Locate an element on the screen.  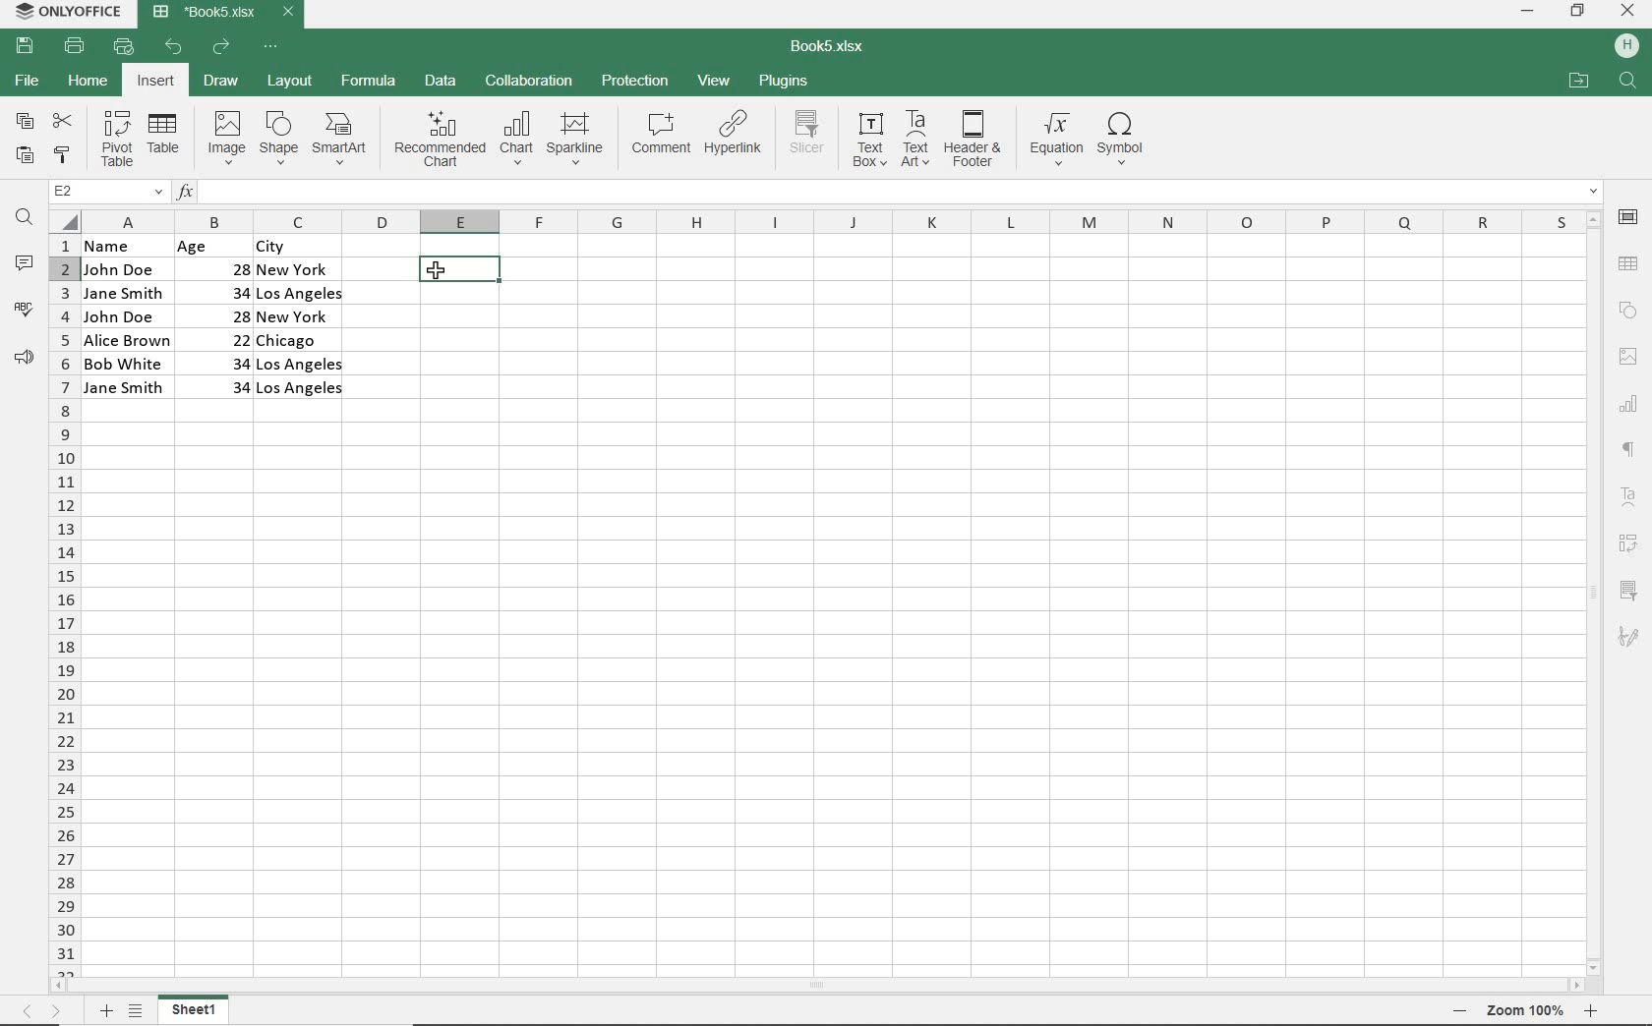
OPEN FILE LOCATION is located at coordinates (1577, 82).